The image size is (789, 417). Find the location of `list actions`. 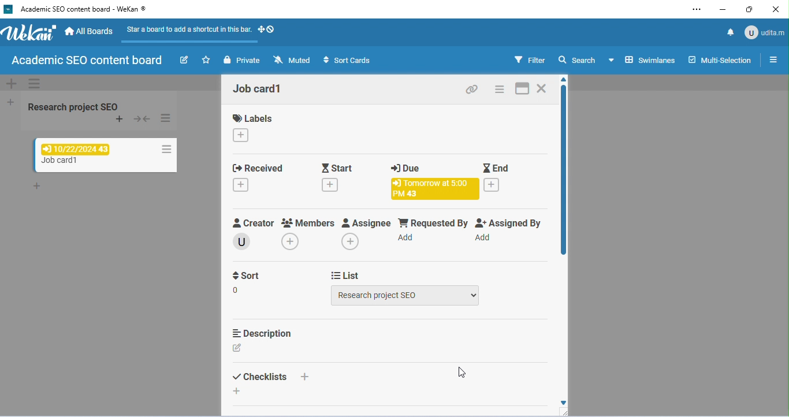

list actions is located at coordinates (167, 118).